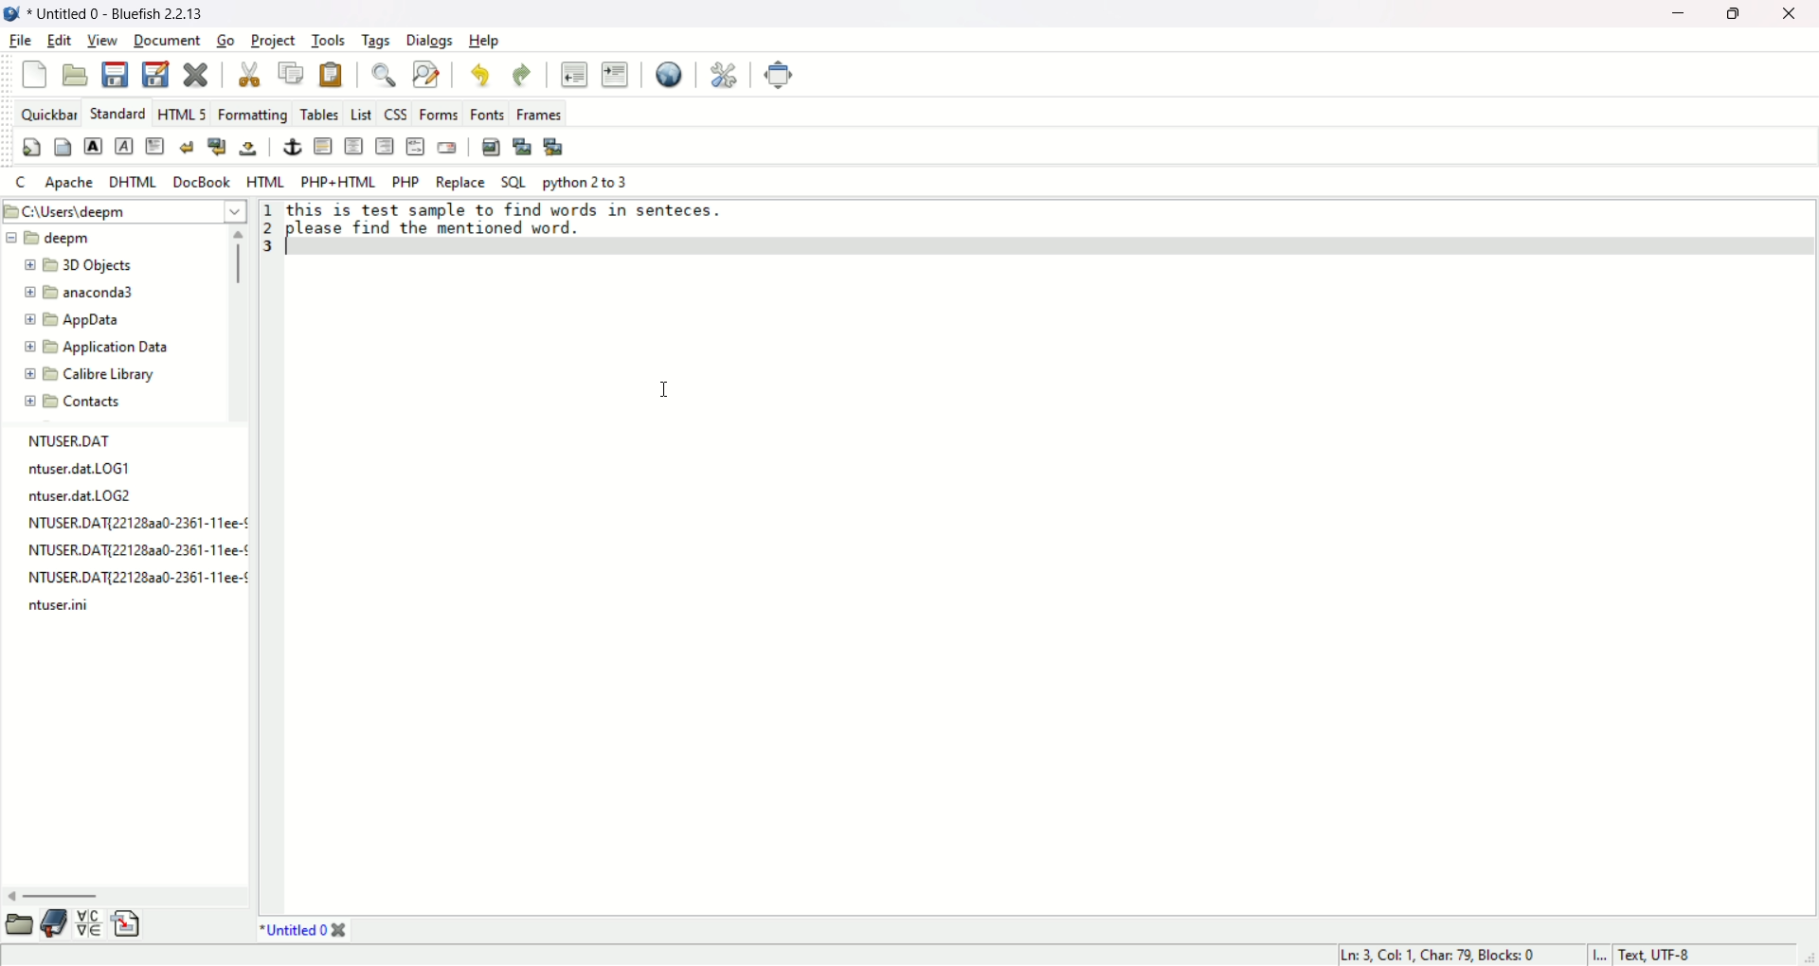 The width and height of the screenshot is (1819, 966). Describe the element at coordinates (725, 74) in the screenshot. I see `edit preferences` at that location.